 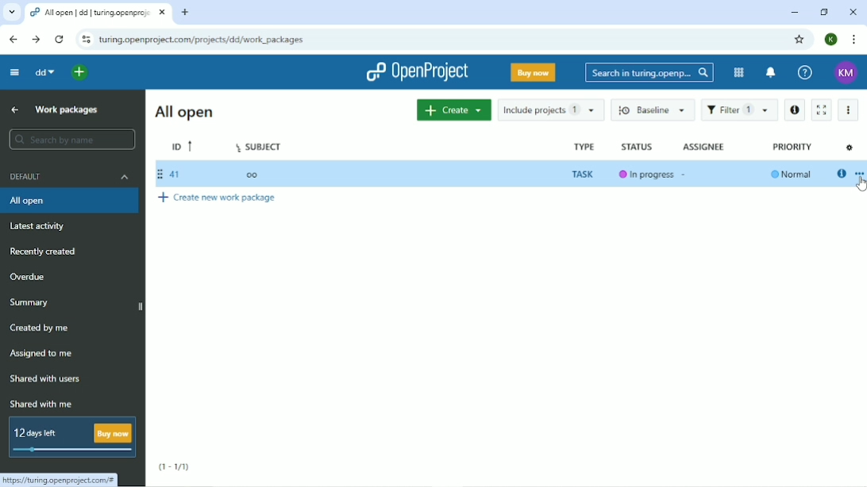 What do you see at coordinates (36, 40) in the screenshot?
I see `Forward` at bounding box center [36, 40].